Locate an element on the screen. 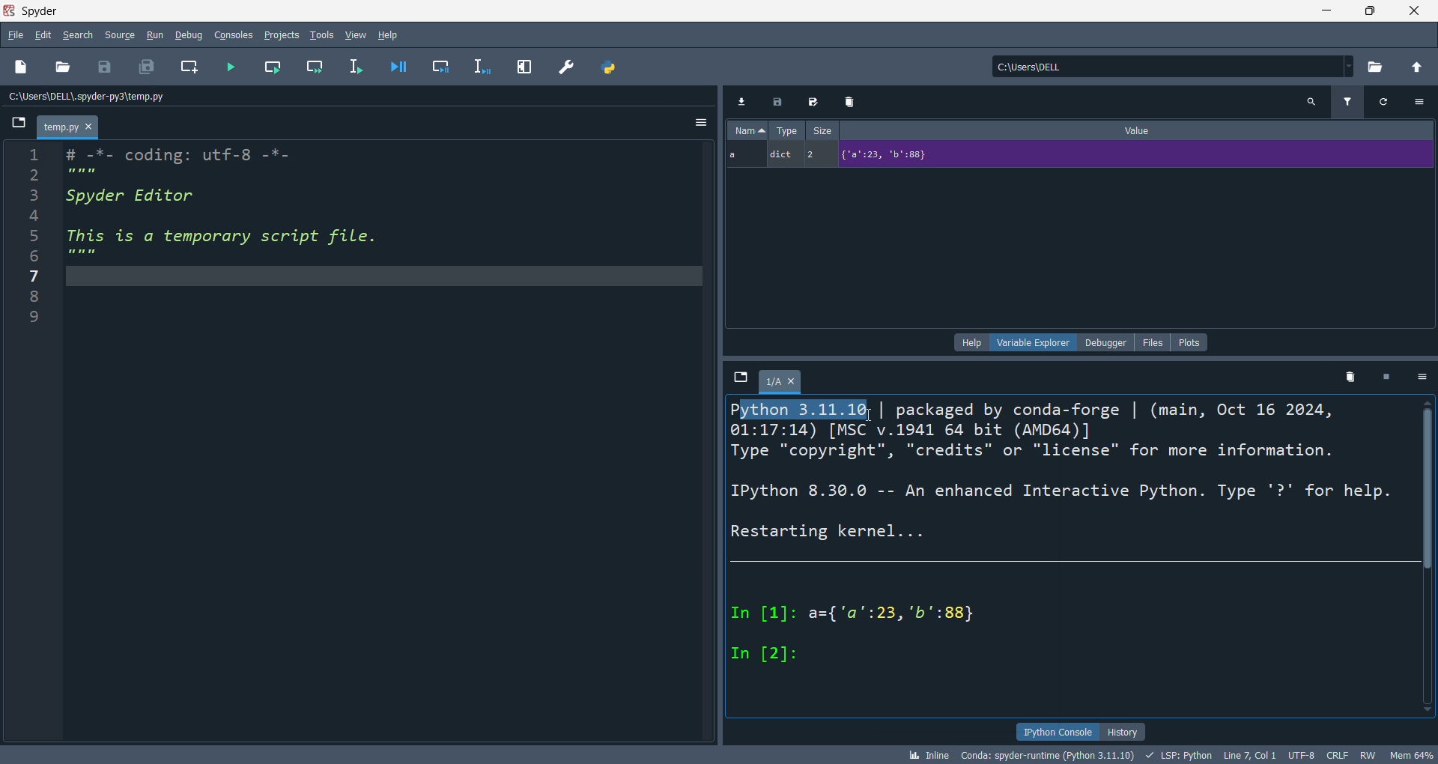  debugger is located at coordinates (1105, 342).